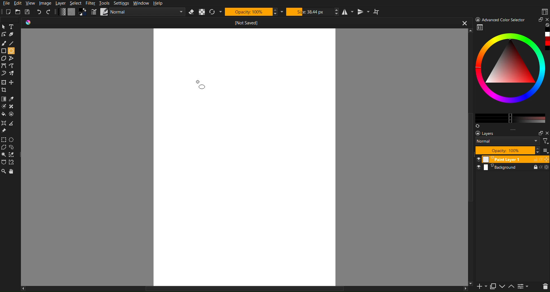 This screenshot has width=550, height=292. What do you see at coordinates (160, 3) in the screenshot?
I see `Help` at bounding box center [160, 3].